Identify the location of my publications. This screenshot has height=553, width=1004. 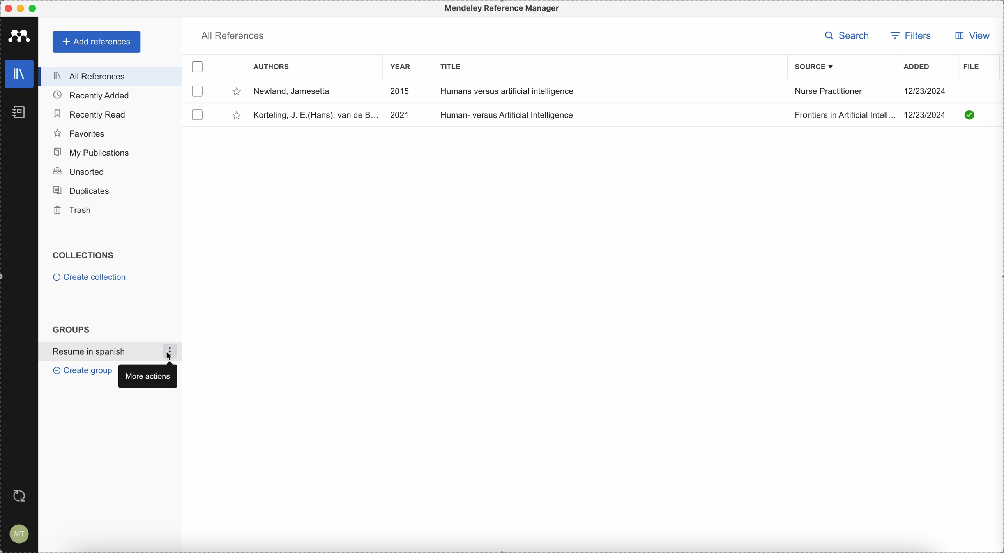
(94, 151).